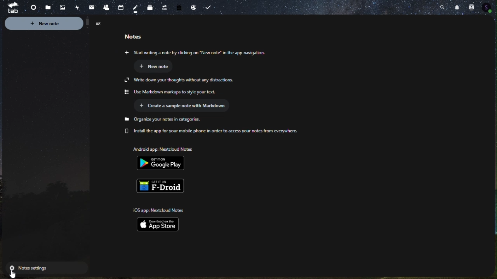  Describe the element at coordinates (138, 34) in the screenshot. I see `note` at that location.